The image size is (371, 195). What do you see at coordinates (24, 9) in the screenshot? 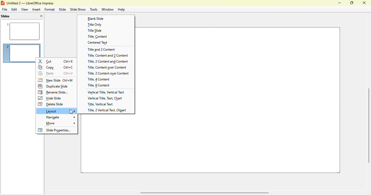
I see `view` at bounding box center [24, 9].